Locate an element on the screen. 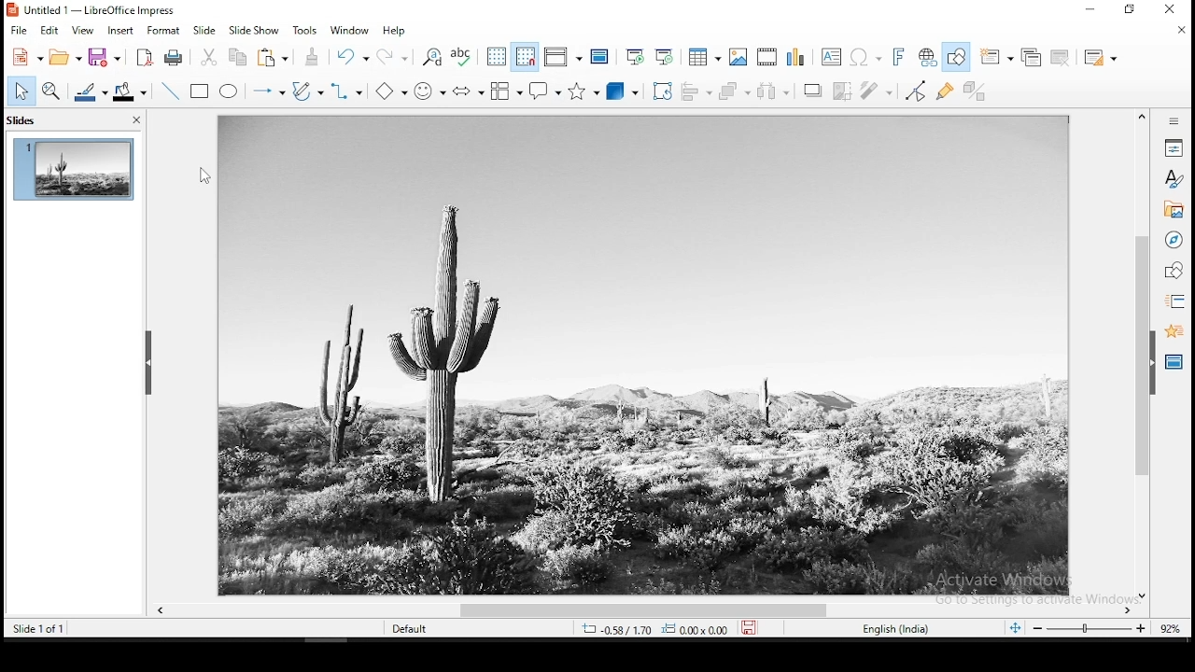 The height and width of the screenshot is (672, 1195). undo is located at coordinates (354, 59).